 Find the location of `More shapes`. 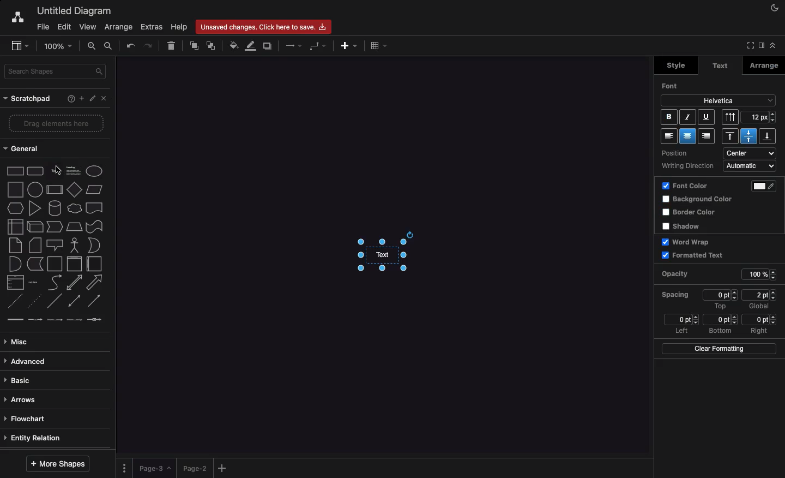

More shapes is located at coordinates (59, 463).